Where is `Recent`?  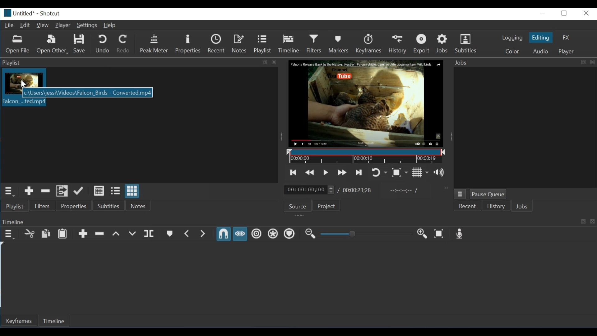 Recent is located at coordinates (467, 207).